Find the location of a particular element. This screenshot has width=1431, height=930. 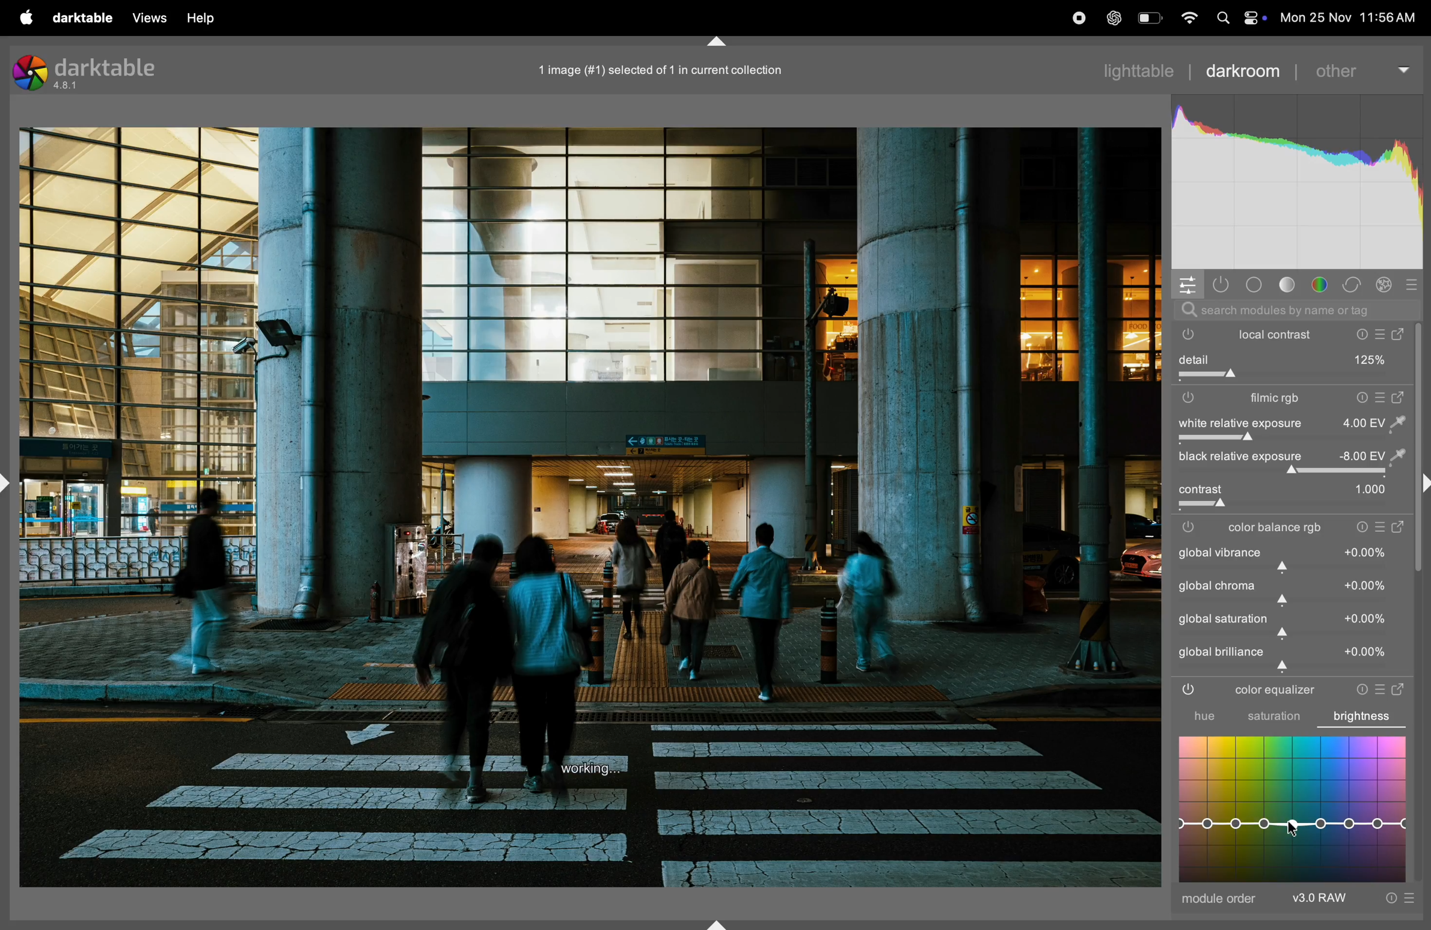

toggle is located at coordinates (1201, 490).